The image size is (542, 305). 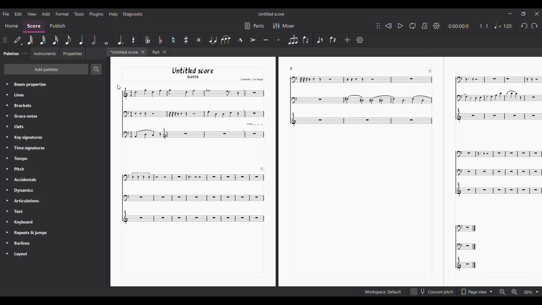 What do you see at coordinates (6, 127) in the screenshot?
I see `` at bounding box center [6, 127].